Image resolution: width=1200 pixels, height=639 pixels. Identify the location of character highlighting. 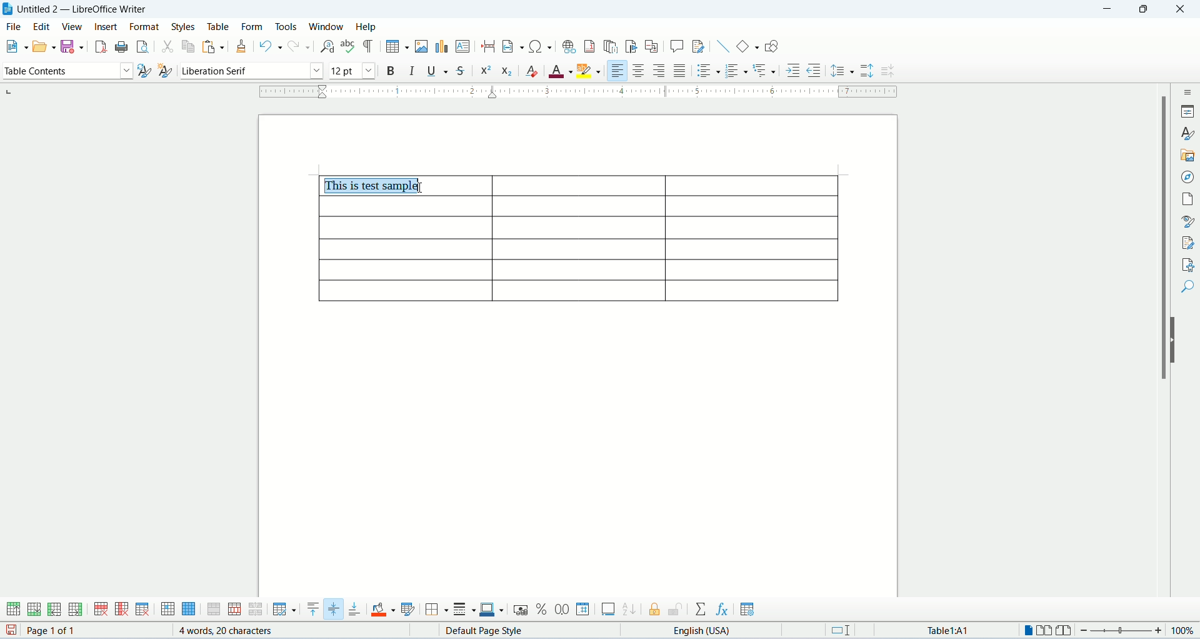
(588, 70).